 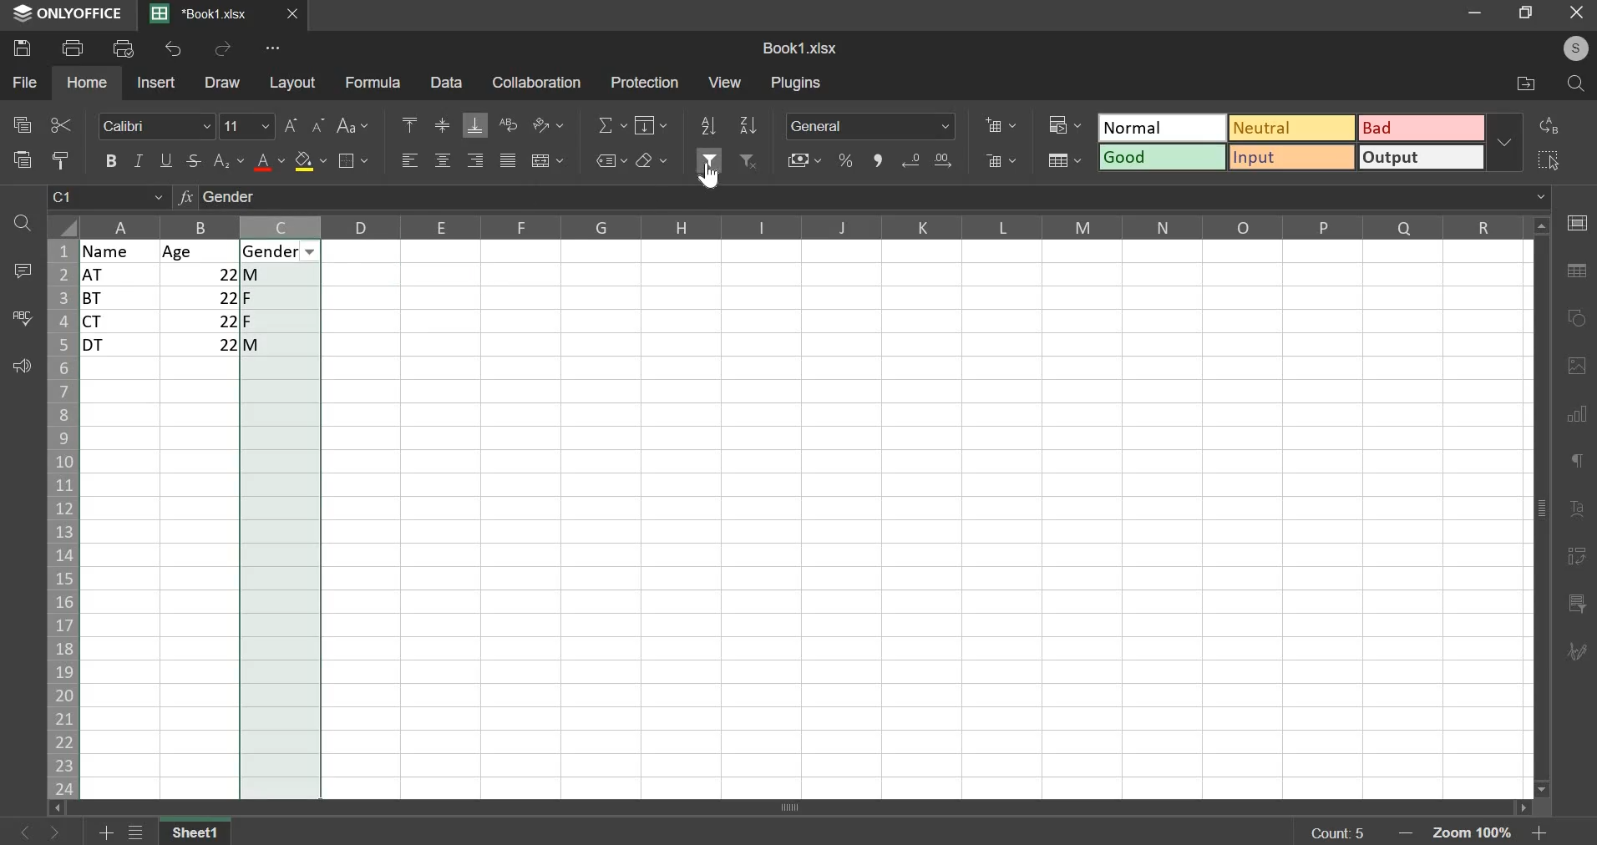 What do you see at coordinates (292, 82) in the screenshot?
I see `layout` at bounding box center [292, 82].